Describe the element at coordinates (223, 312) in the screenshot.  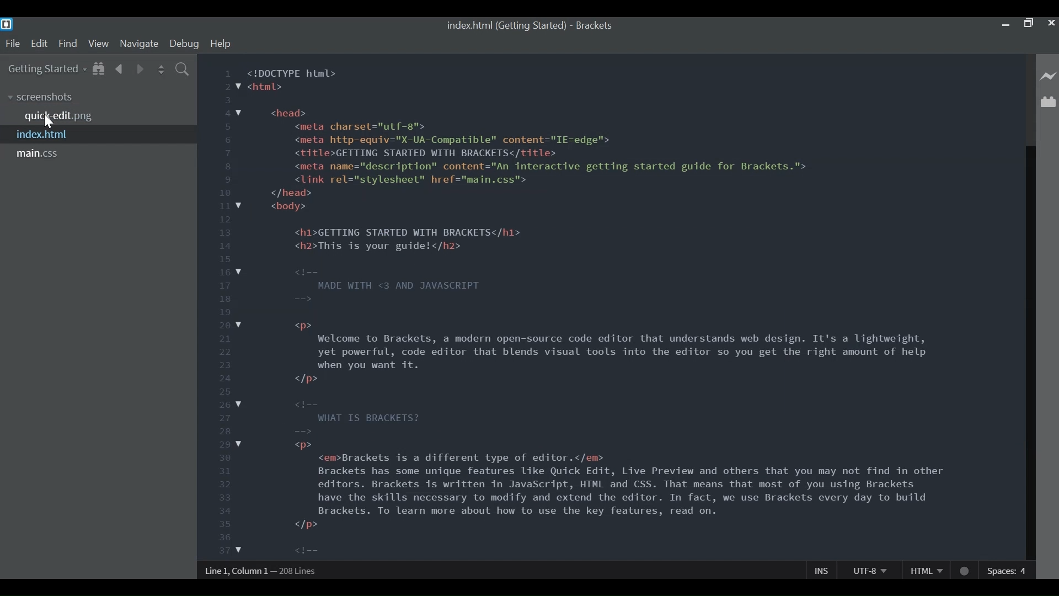
I see `1 2 3 4 5 6 7 8 9 10 11 12 13 14 15 16 17 18 19 20 21 22 23 24 25 26 27 28 29 30 31 32 33 34 35 36 37` at that location.